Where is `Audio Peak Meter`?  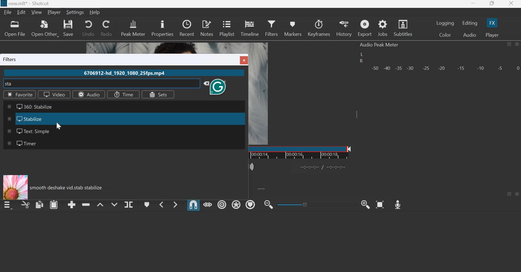 Audio Peak Meter is located at coordinates (380, 45).